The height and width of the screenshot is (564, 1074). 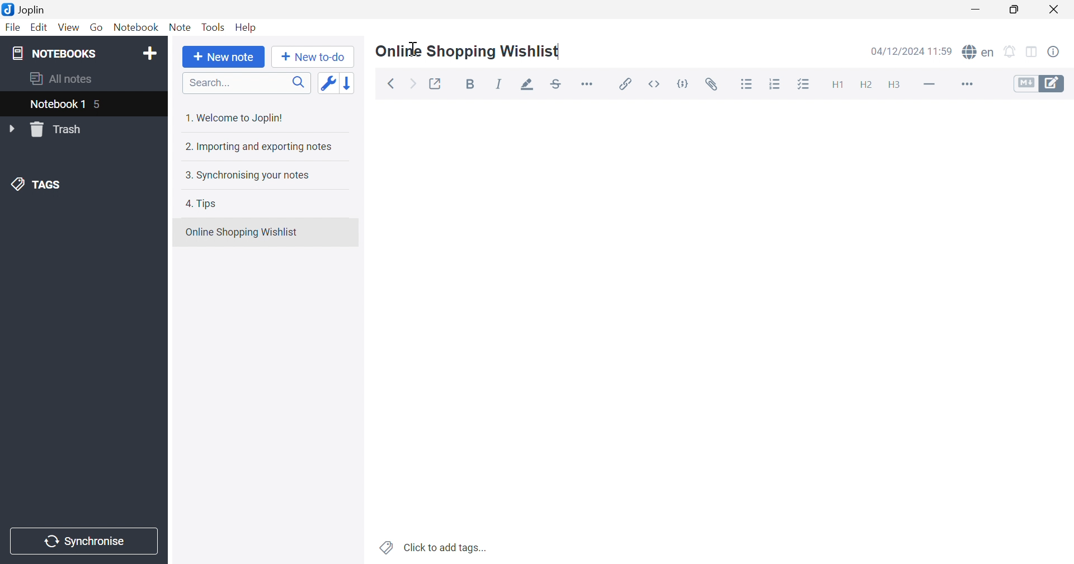 What do you see at coordinates (65, 103) in the screenshot?
I see `Notebook 1` at bounding box center [65, 103].